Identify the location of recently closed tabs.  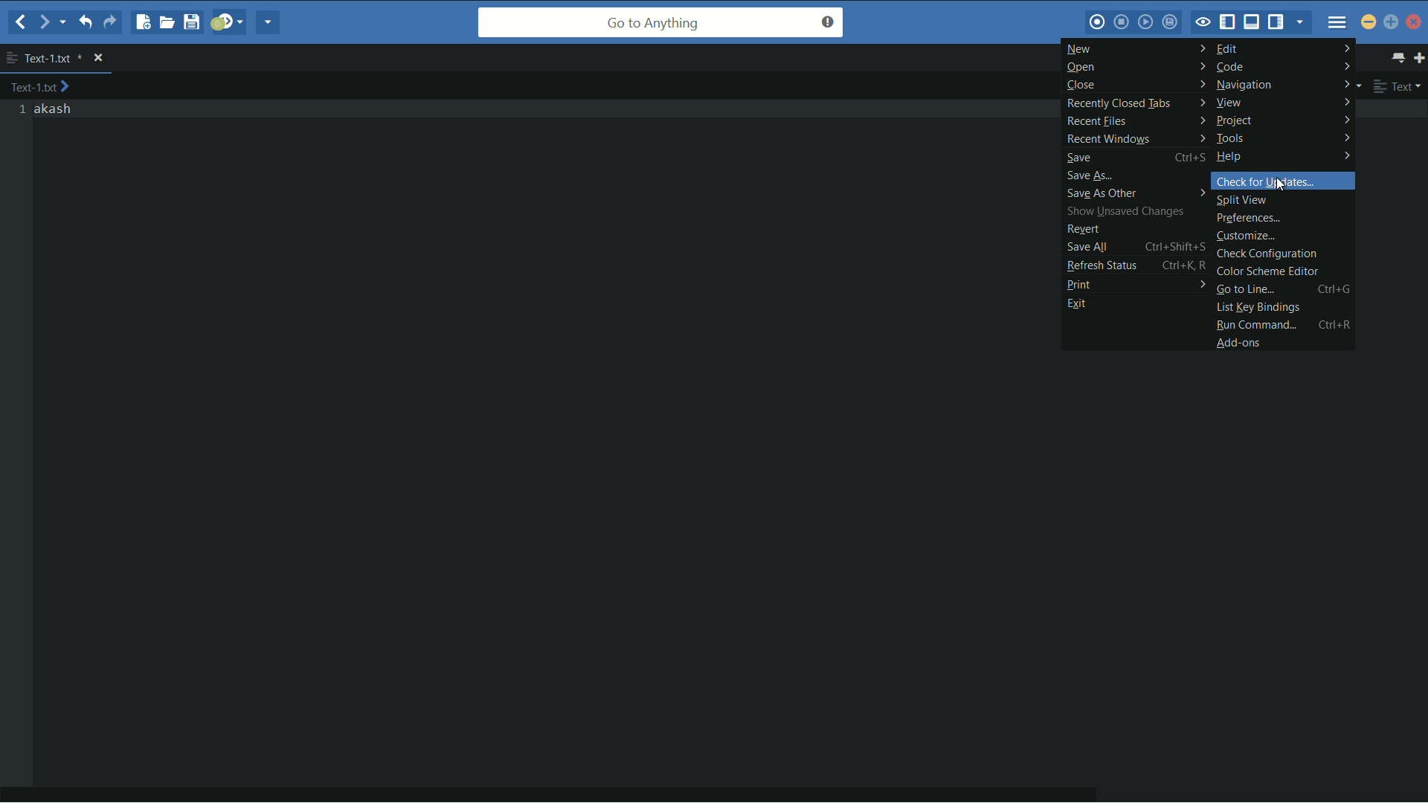
(1138, 103).